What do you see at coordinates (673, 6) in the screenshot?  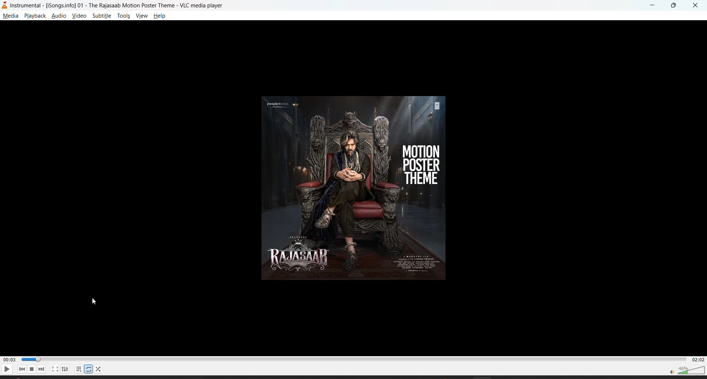 I see `maximize` at bounding box center [673, 6].